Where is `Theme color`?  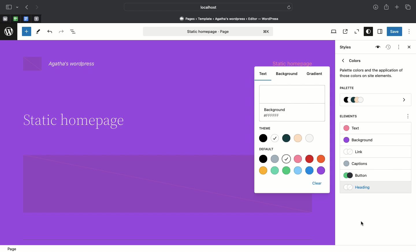 Theme color is located at coordinates (287, 138).